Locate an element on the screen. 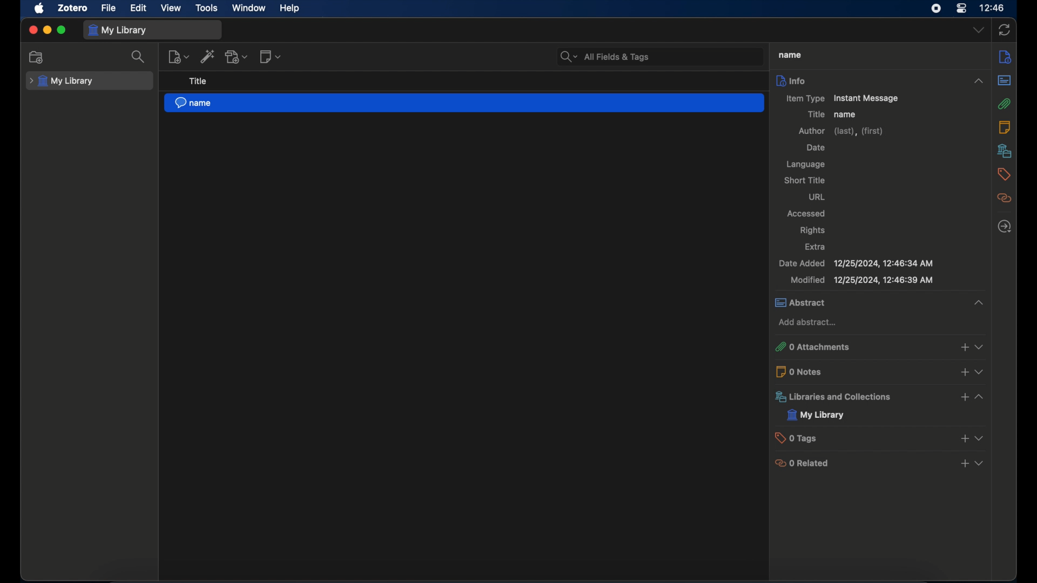  apple is located at coordinates (39, 9).